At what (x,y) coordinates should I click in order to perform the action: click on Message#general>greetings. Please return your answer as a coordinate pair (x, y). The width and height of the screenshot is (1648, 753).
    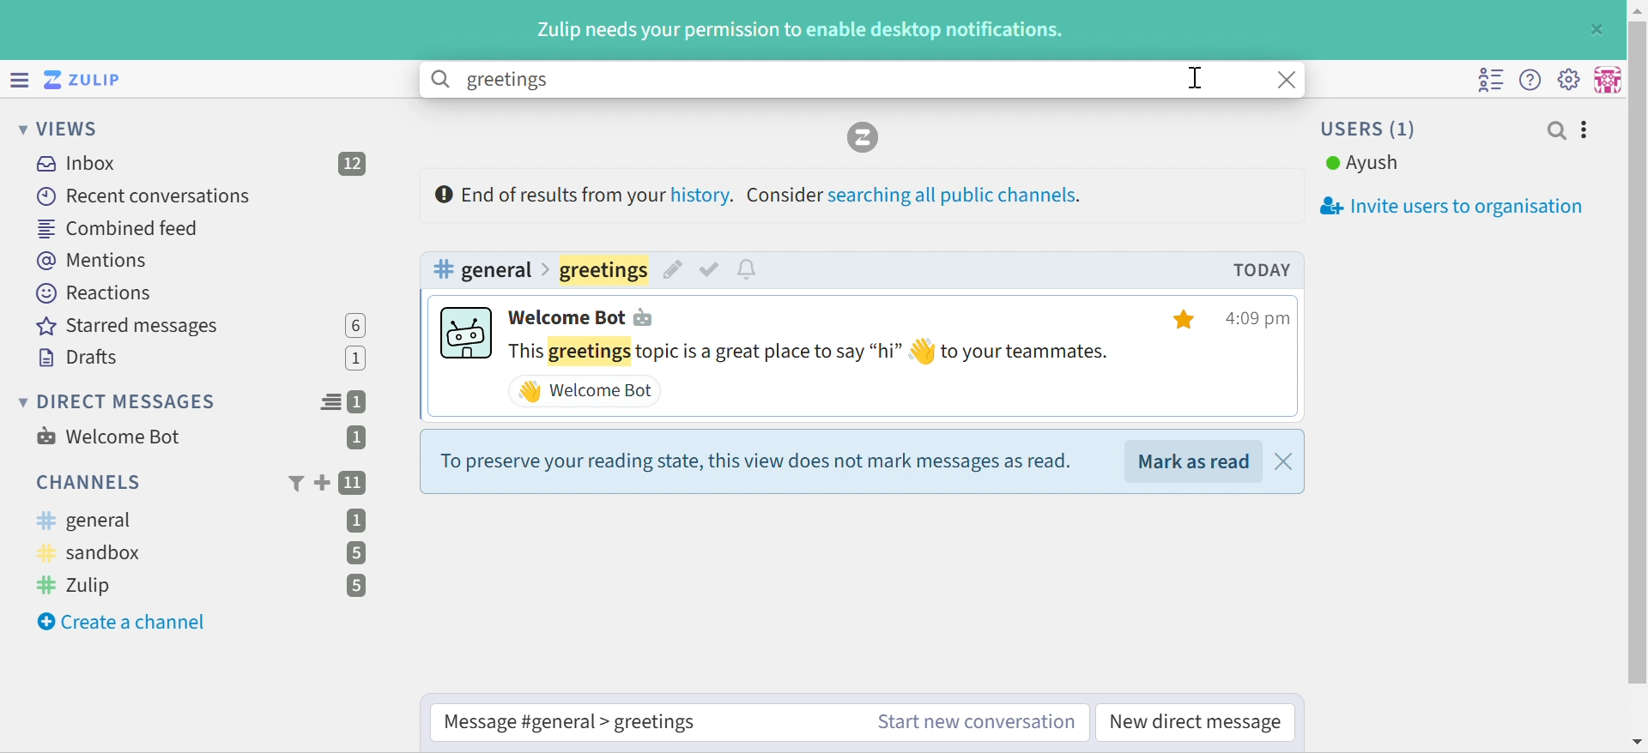
    Looking at the image, I should click on (570, 722).